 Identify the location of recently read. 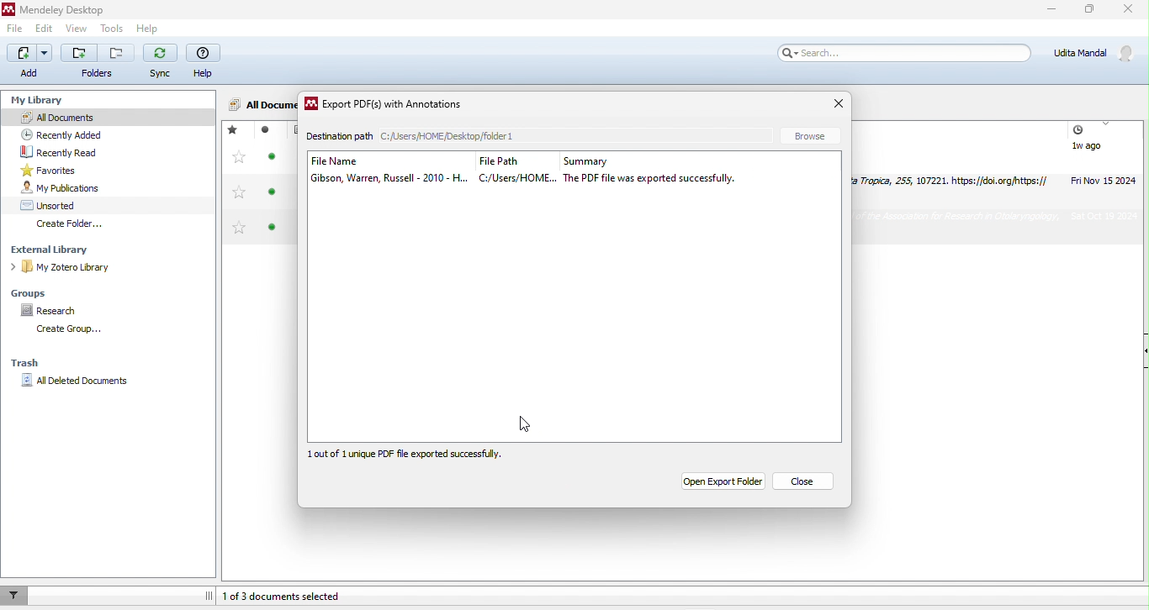
(74, 150).